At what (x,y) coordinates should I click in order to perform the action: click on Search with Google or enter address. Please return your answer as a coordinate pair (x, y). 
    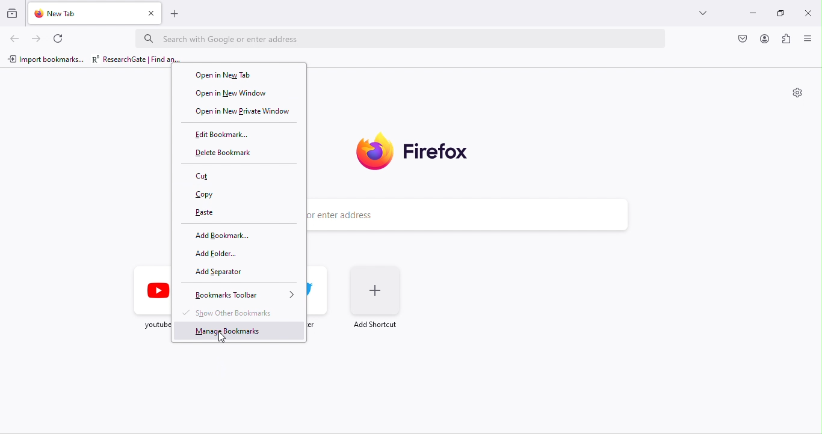
    Looking at the image, I should click on (468, 215).